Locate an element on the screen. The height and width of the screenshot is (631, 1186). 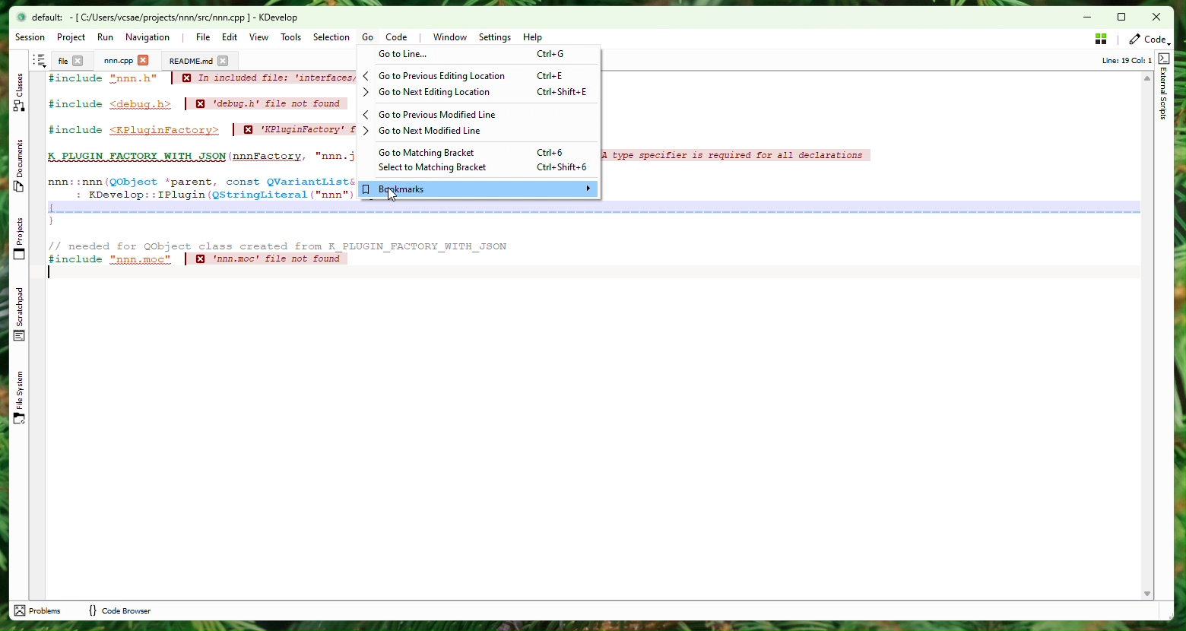
Go to line is located at coordinates (477, 54).